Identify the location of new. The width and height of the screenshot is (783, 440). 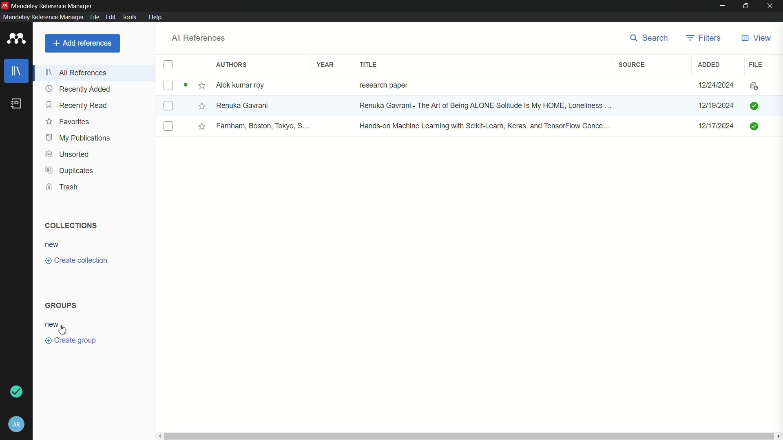
(52, 244).